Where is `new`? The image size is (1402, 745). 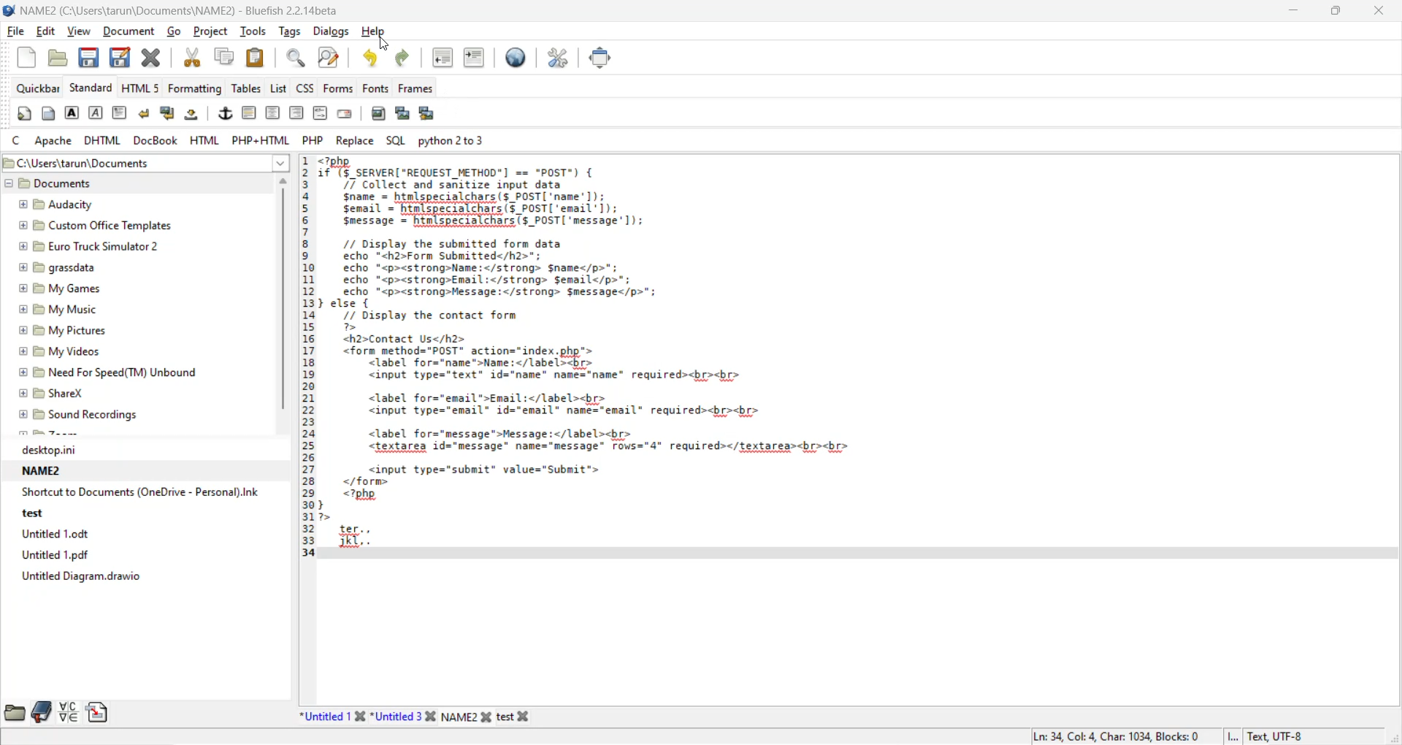
new is located at coordinates (27, 56).